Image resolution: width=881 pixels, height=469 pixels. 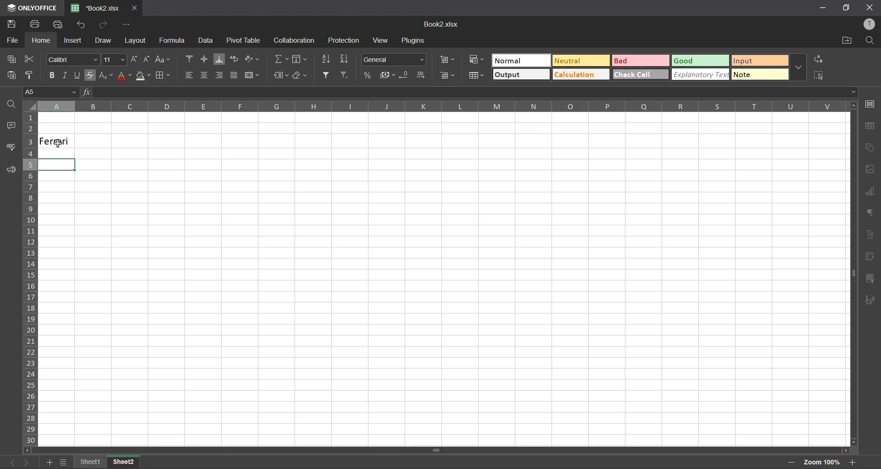 What do you see at coordinates (32, 59) in the screenshot?
I see `cut` at bounding box center [32, 59].